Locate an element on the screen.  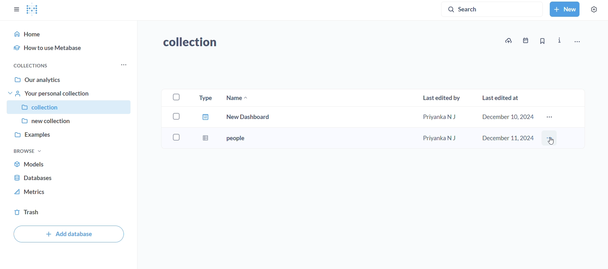
models is located at coordinates (71, 165).